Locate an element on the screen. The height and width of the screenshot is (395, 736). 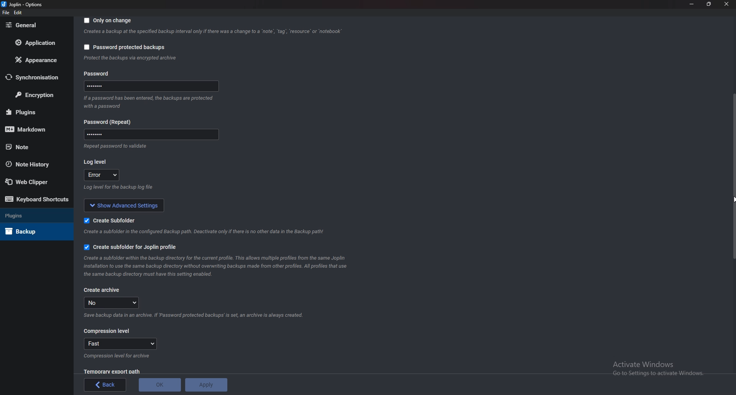
info on log level is located at coordinates (119, 188).